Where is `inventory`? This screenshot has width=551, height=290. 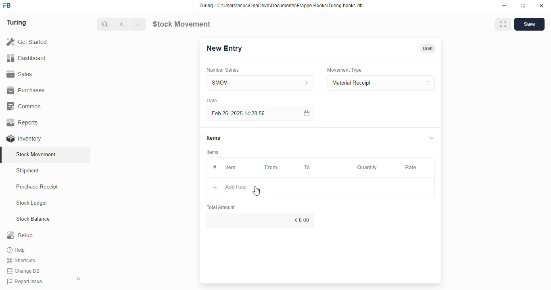 inventory is located at coordinates (24, 139).